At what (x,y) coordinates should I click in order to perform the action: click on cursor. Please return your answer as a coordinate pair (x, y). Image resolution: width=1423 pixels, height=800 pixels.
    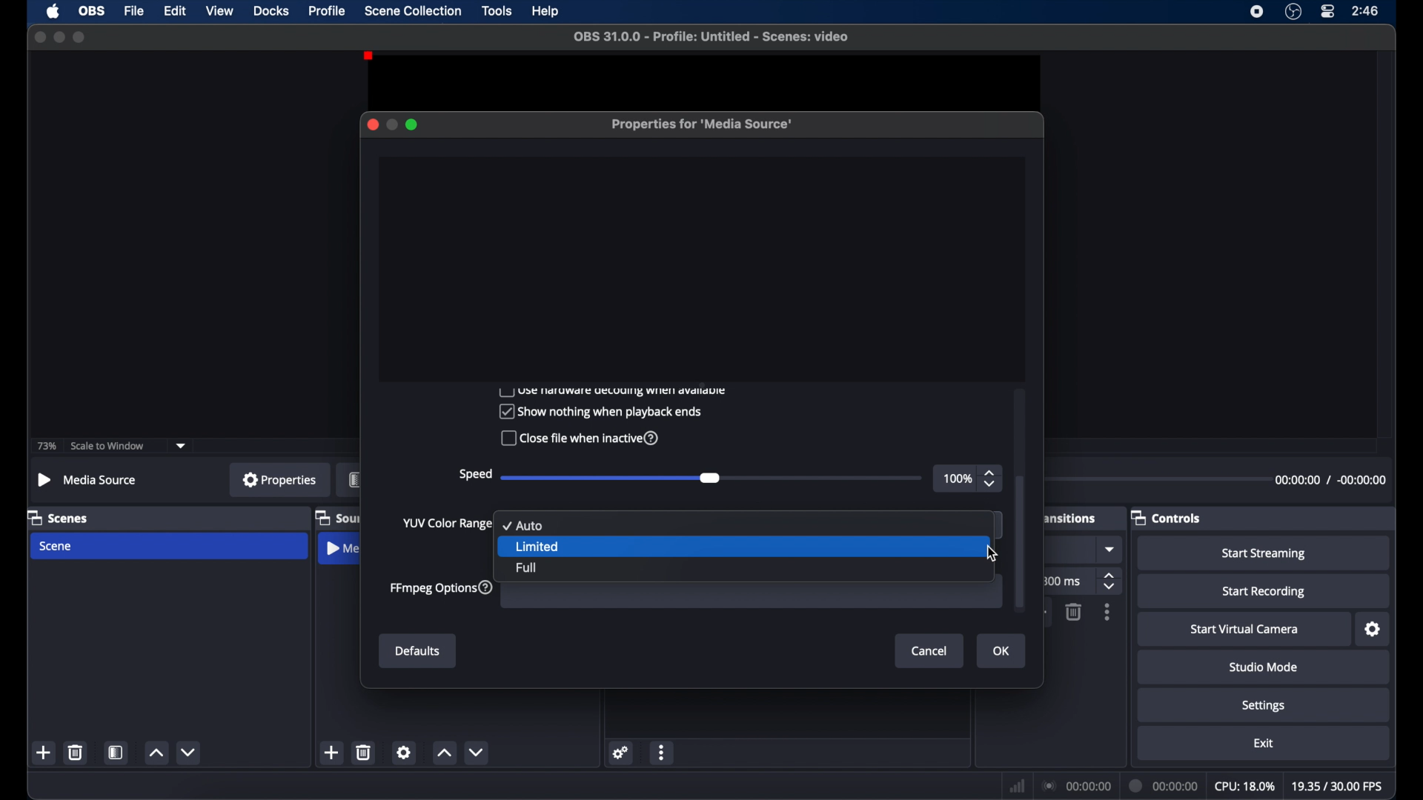
    Looking at the image, I should click on (992, 554).